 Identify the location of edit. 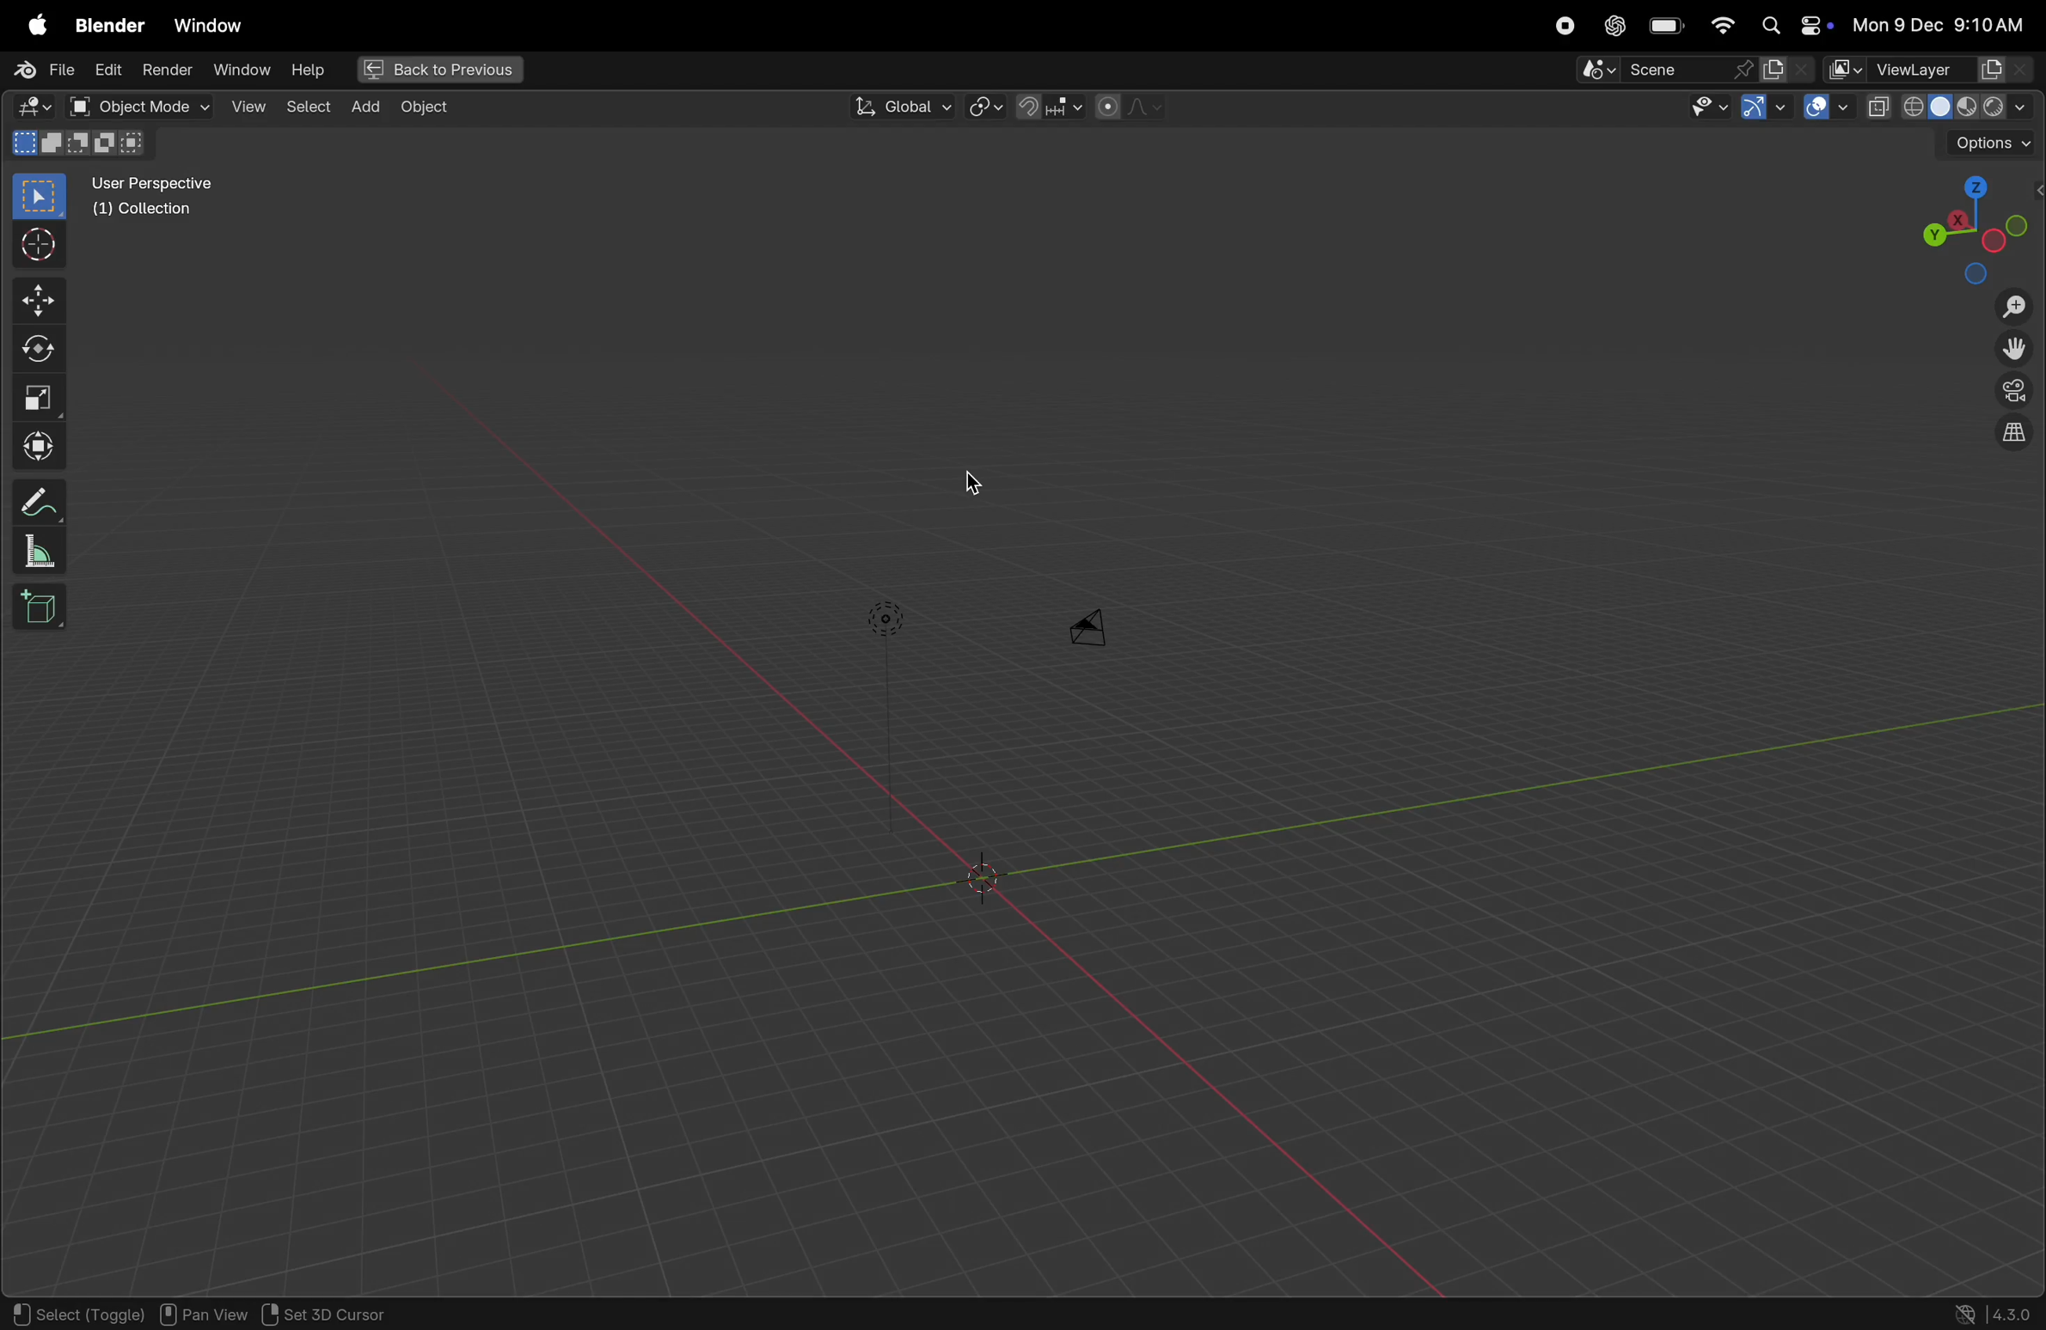
(104, 68).